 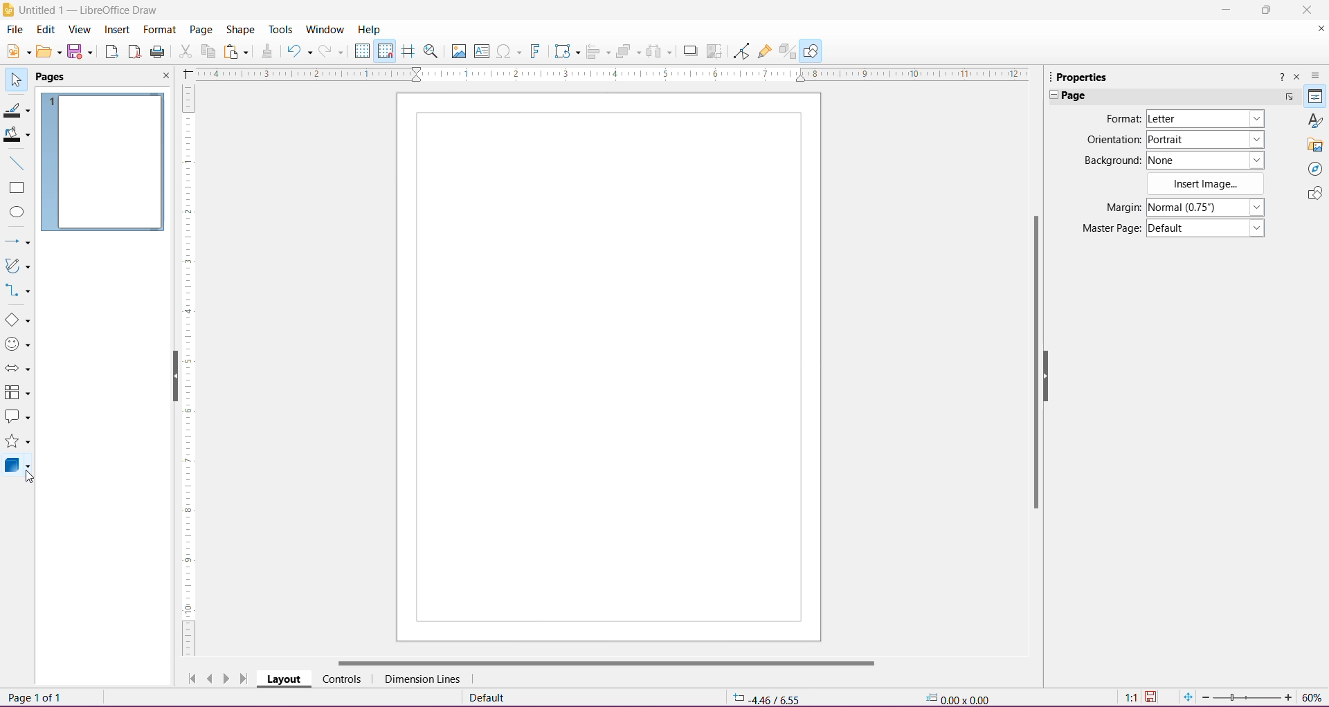 I want to click on Gallery, so click(x=1315, y=145).